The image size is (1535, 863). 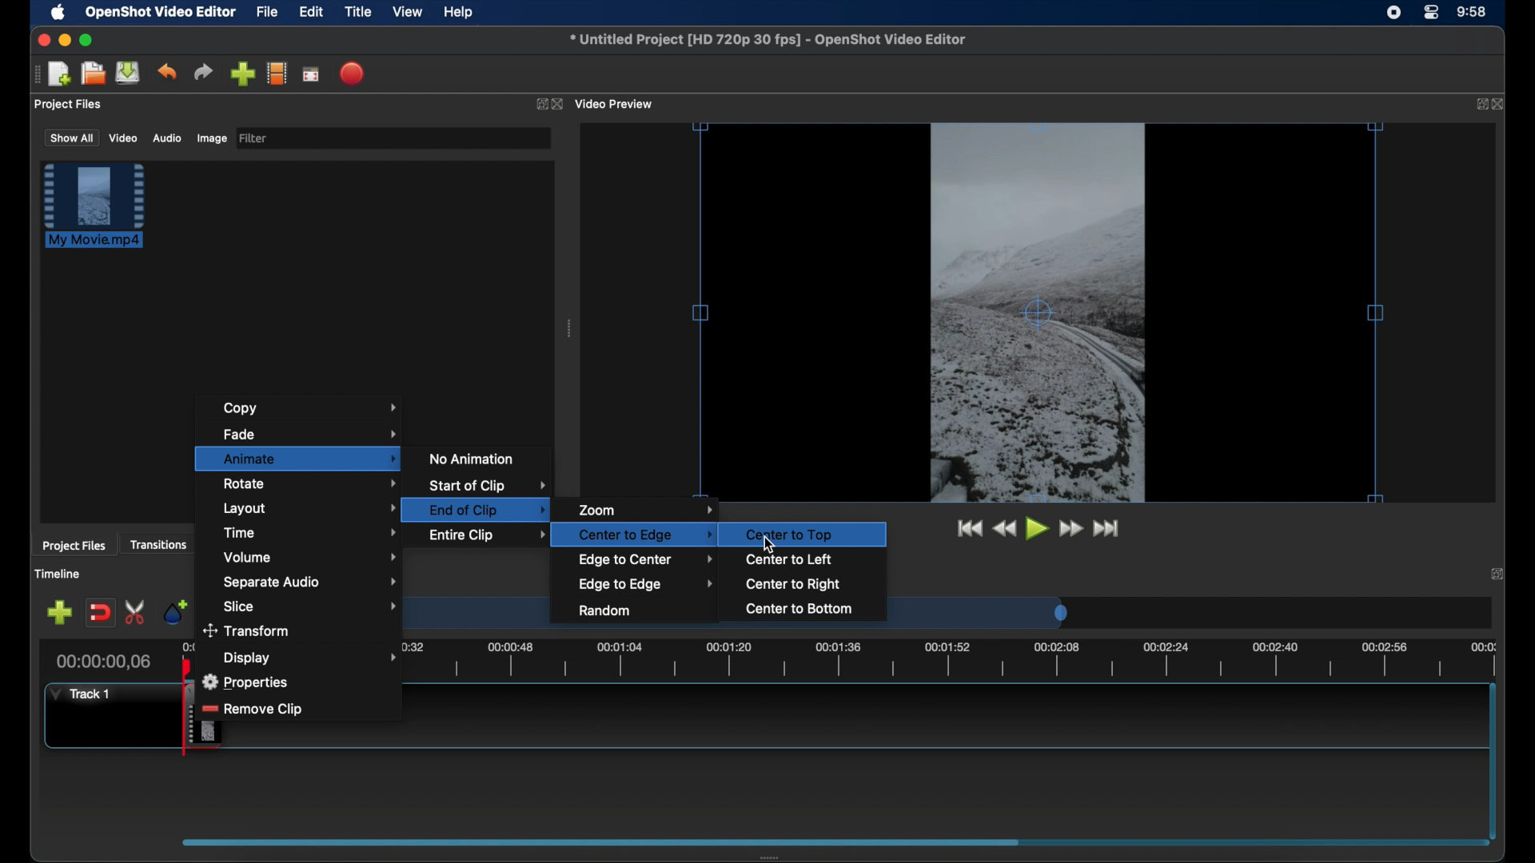 What do you see at coordinates (990, 612) in the screenshot?
I see `timeline scale` at bounding box center [990, 612].